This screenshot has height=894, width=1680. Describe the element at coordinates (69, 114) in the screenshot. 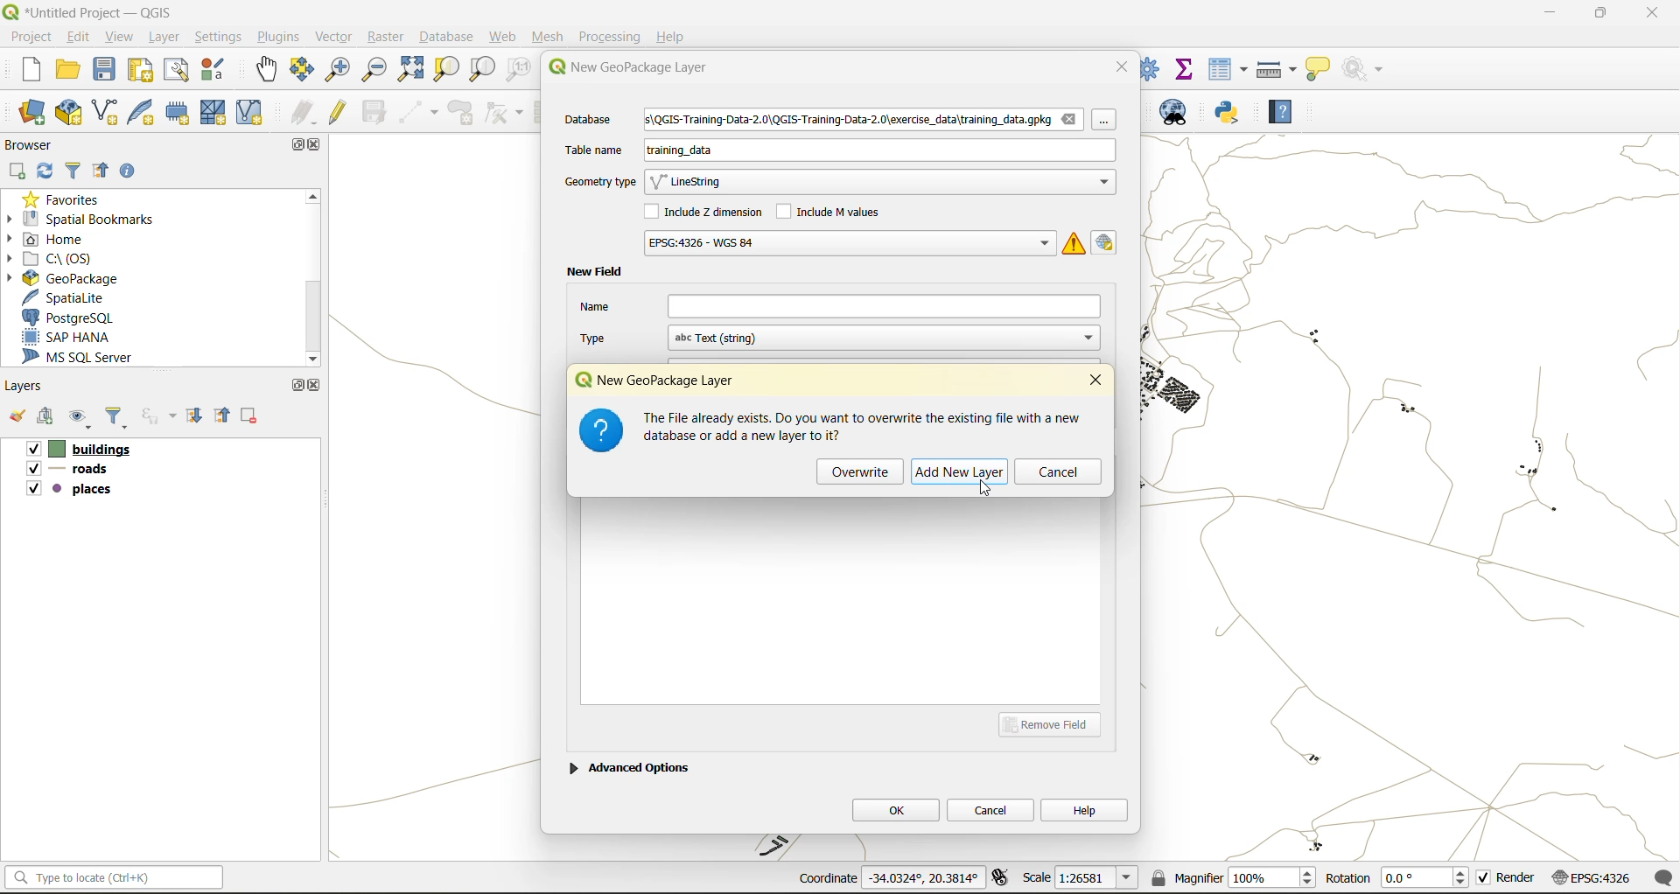

I see `new geopackage ` at that location.